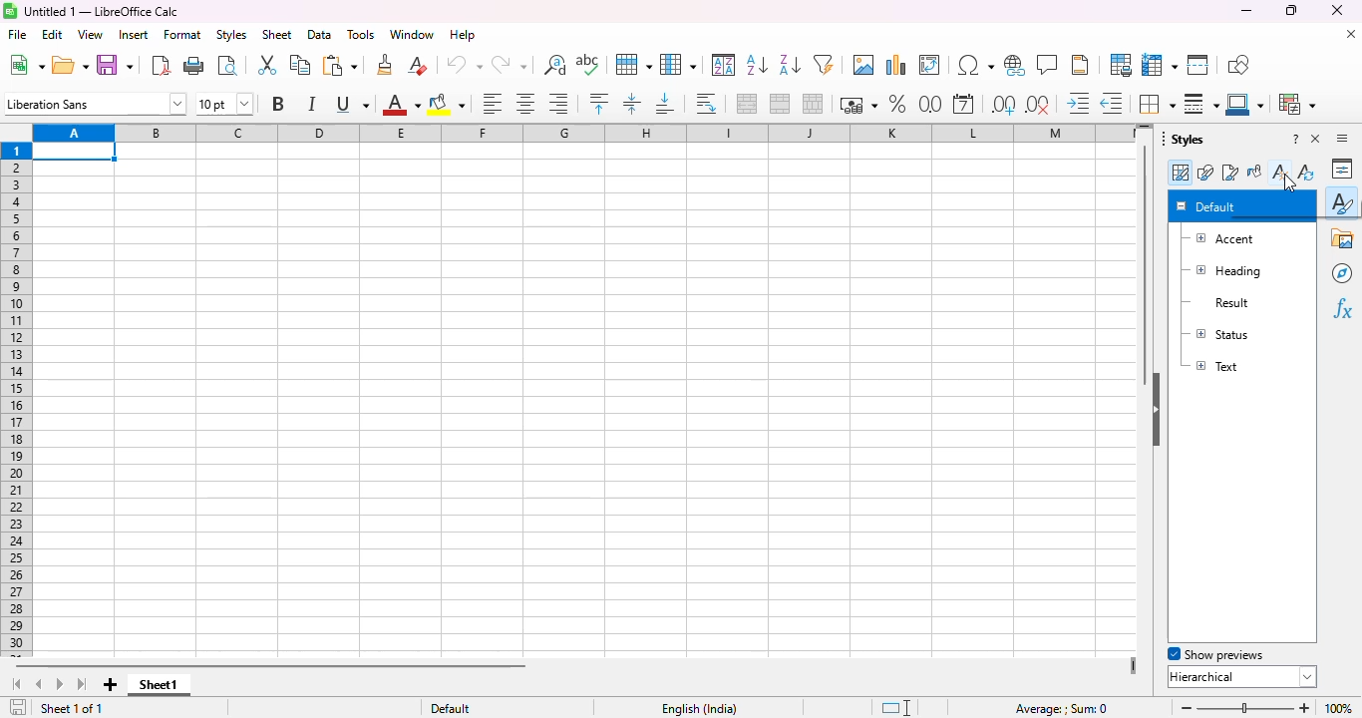 The height and width of the screenshot is (718, 1362). What do you see at coordinates (1292, 10) in the screenshot?
I see `maximize` at bounding box center [1292, 10].